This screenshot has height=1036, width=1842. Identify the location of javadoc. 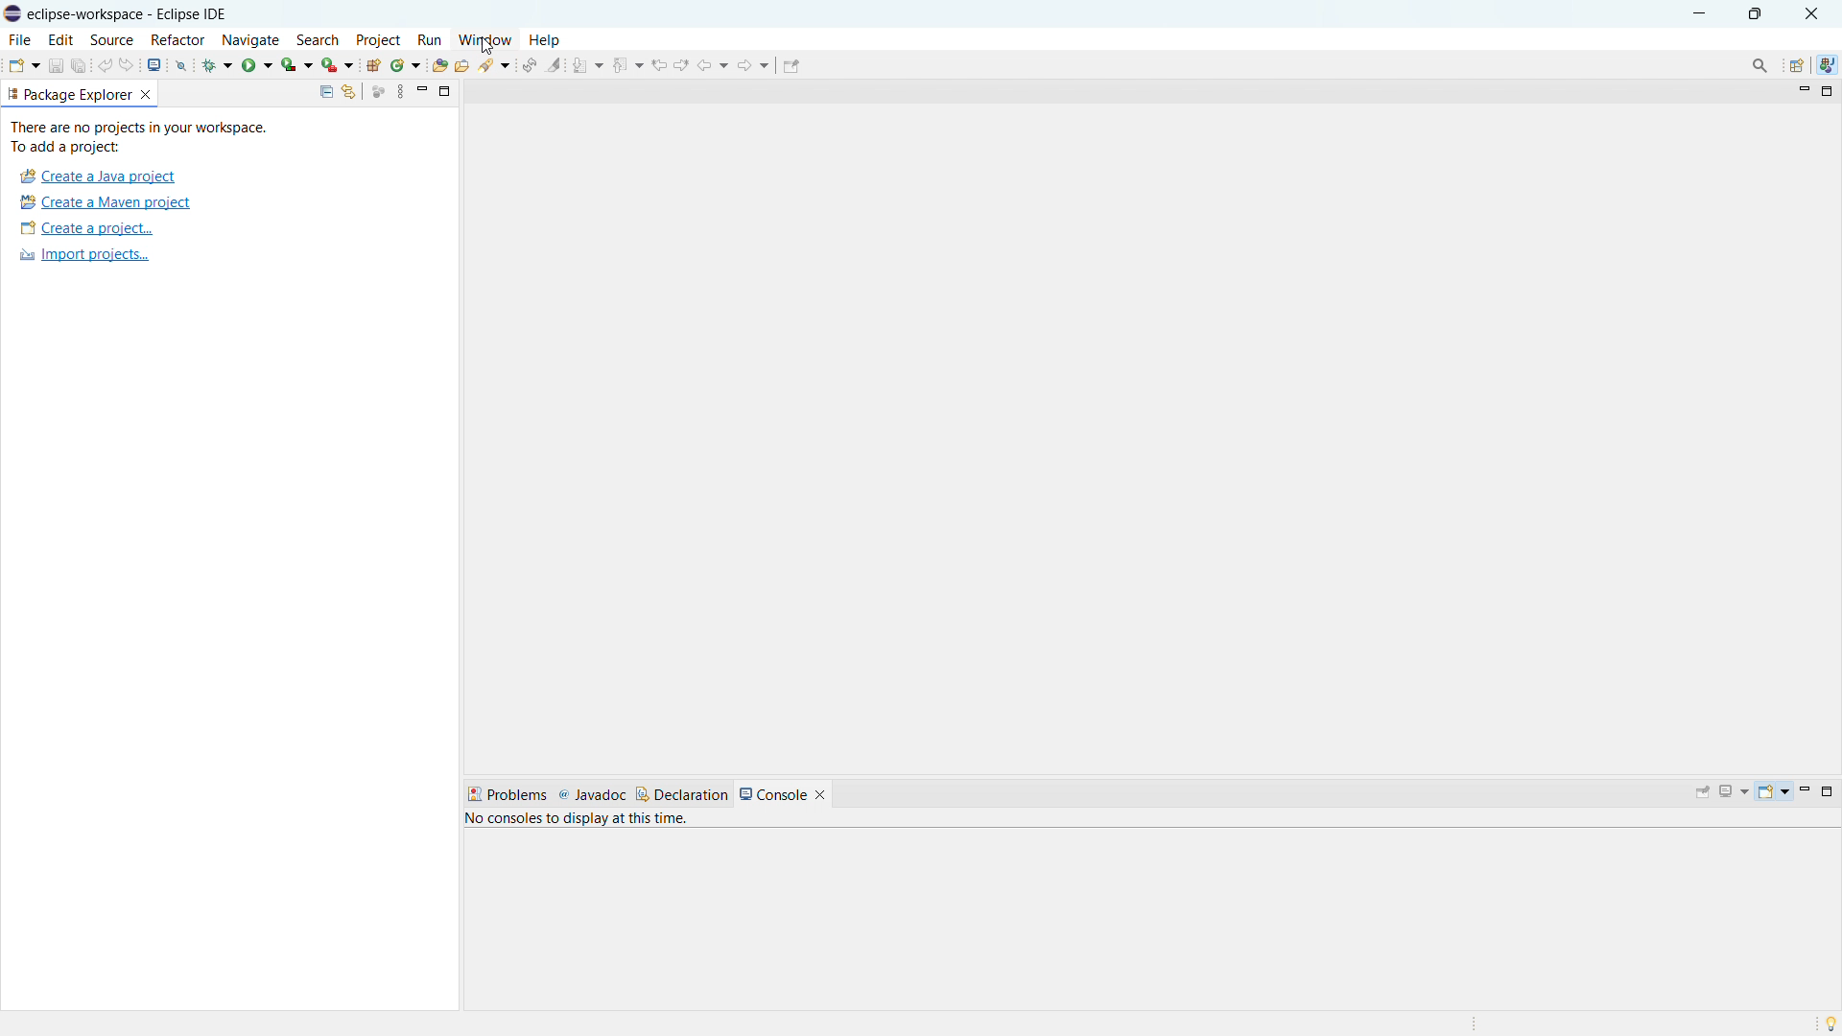
(592, 794).